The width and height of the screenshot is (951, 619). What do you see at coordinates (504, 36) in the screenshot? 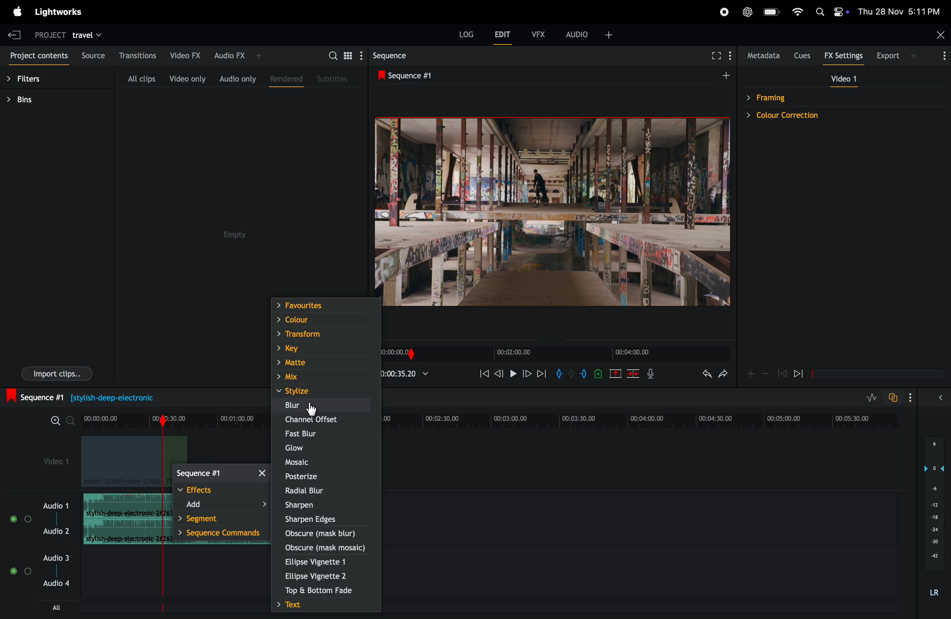
I see `edit` at bounding box center [504, 36].